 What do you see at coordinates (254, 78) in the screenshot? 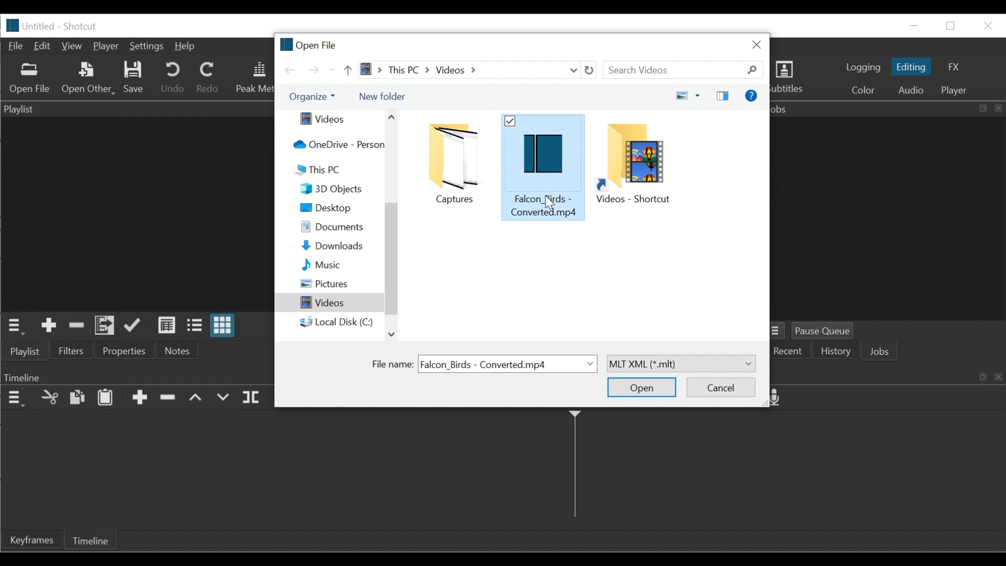
I see `Peak Meter` at bounding box center [254, 78].